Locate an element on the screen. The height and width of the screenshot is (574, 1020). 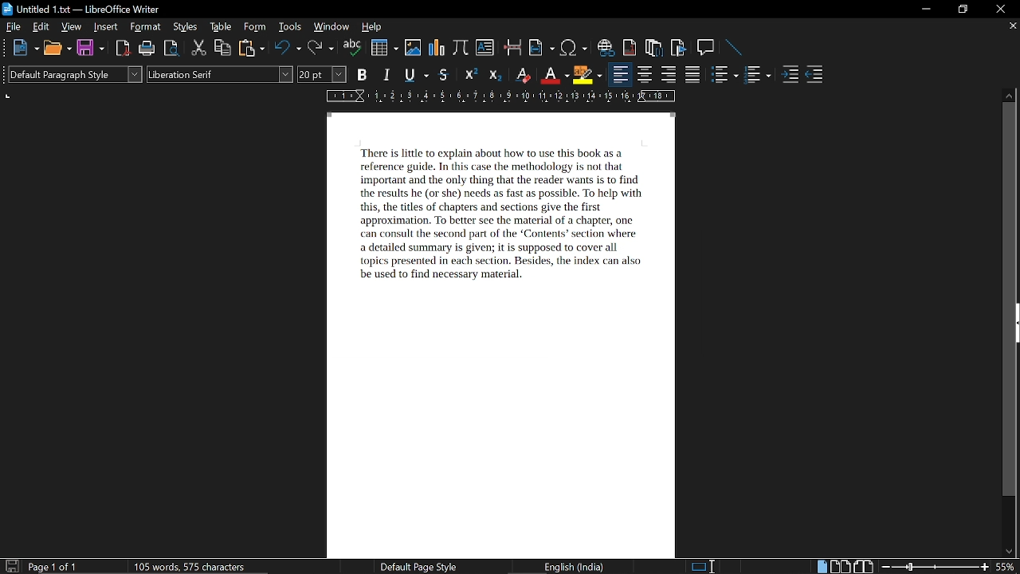
insert text is located at coordinates (485, 48).